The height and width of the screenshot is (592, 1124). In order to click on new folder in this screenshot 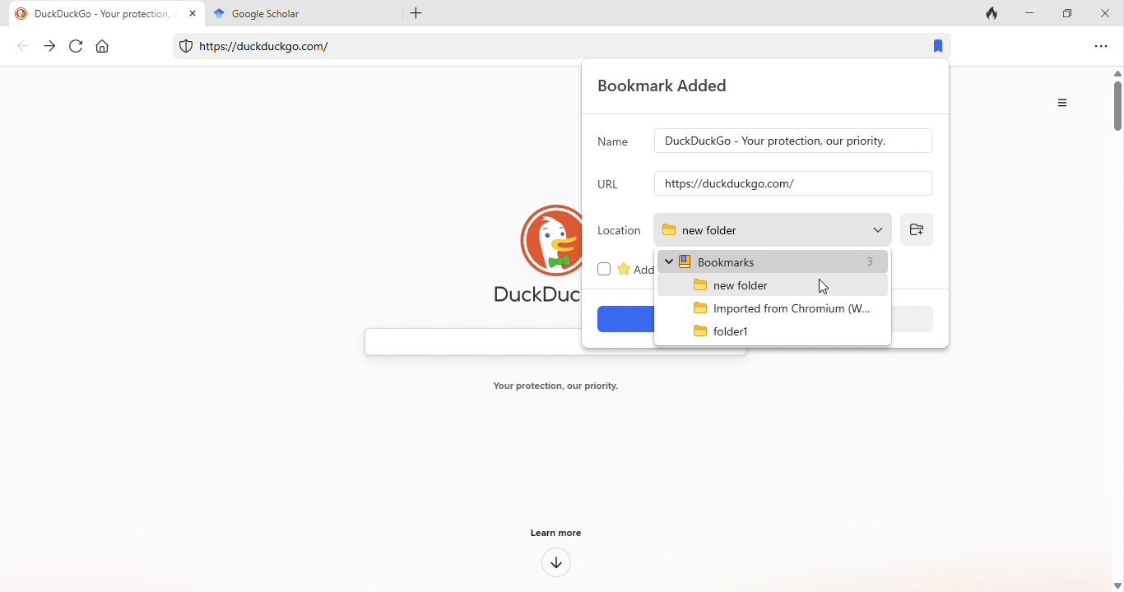, I will do `click(770, 229)`.